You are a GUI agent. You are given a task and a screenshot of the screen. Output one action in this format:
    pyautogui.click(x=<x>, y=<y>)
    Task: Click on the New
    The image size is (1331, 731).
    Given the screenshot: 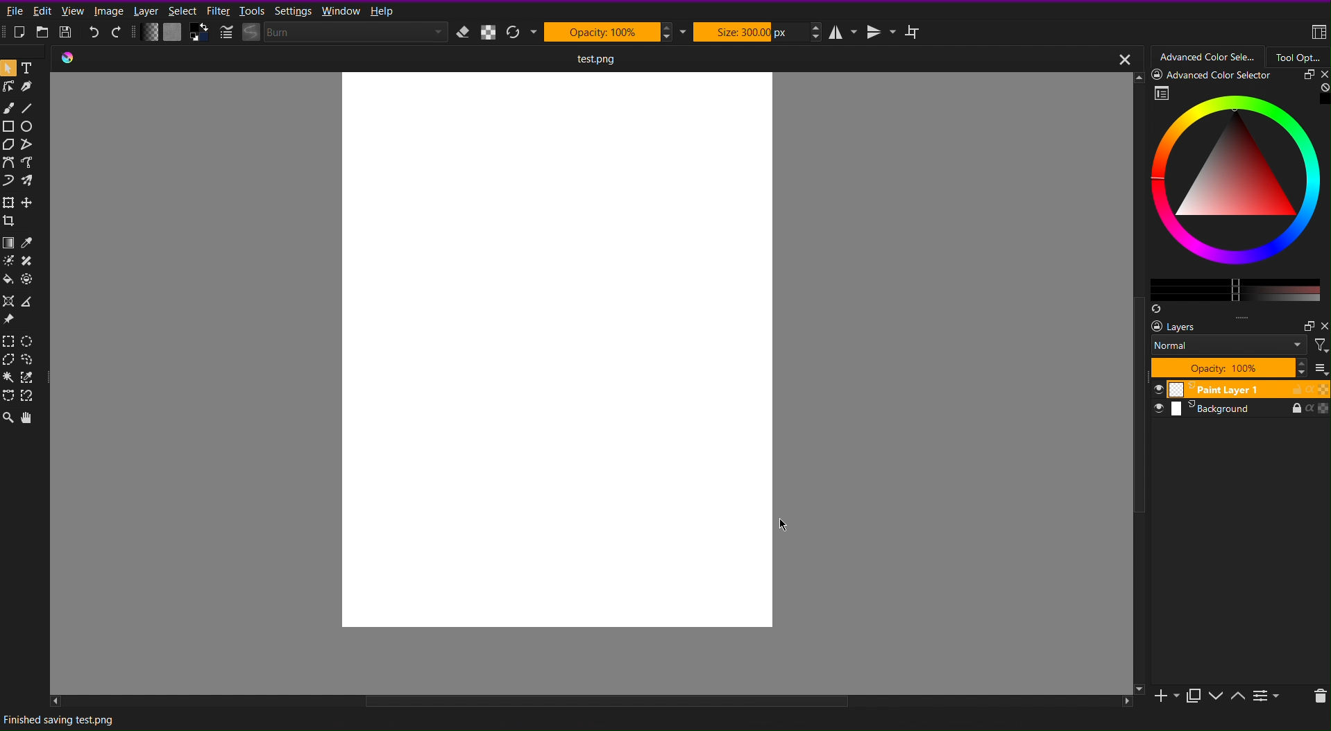 What is the action you would take?
    pyautogui.click(x=21, y=33)
    